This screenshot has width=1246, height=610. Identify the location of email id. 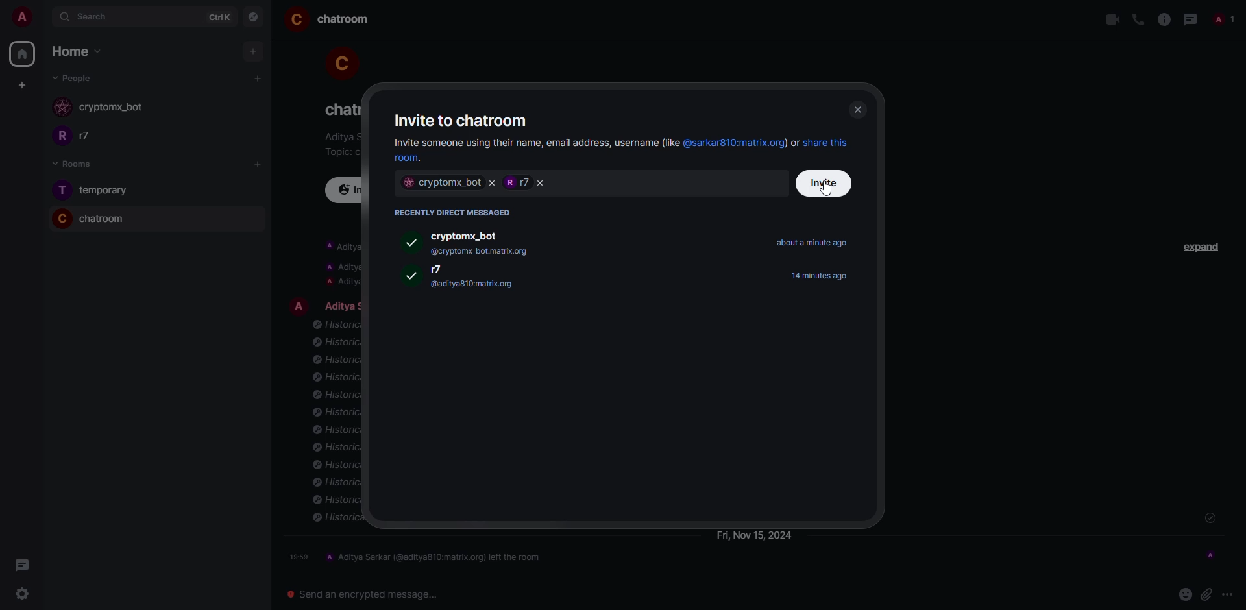
(485, 252).